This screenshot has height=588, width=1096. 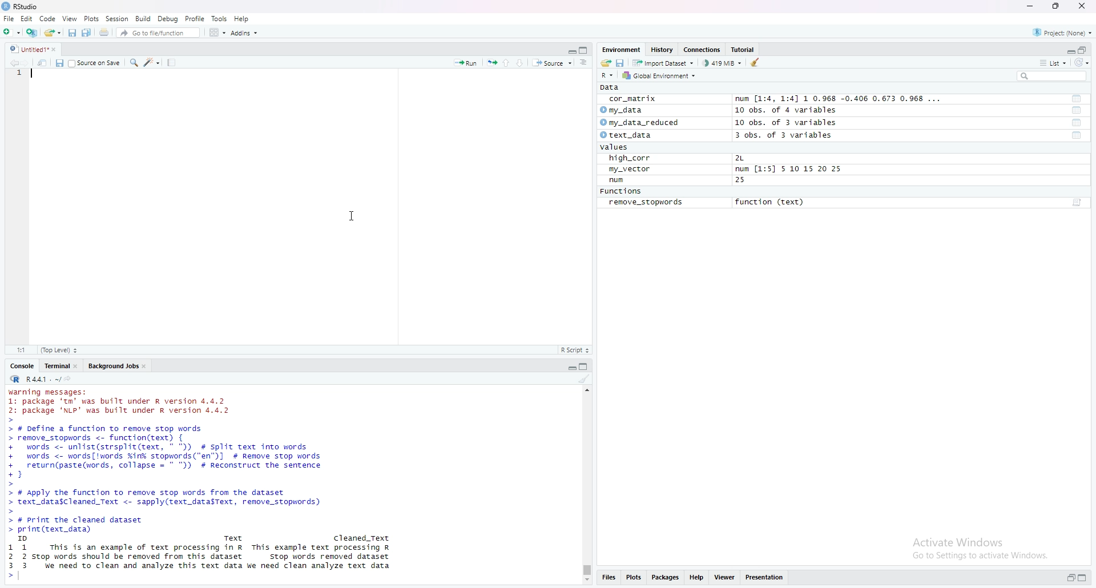 I want to click on Minimize, so click(x=1066, y=50).